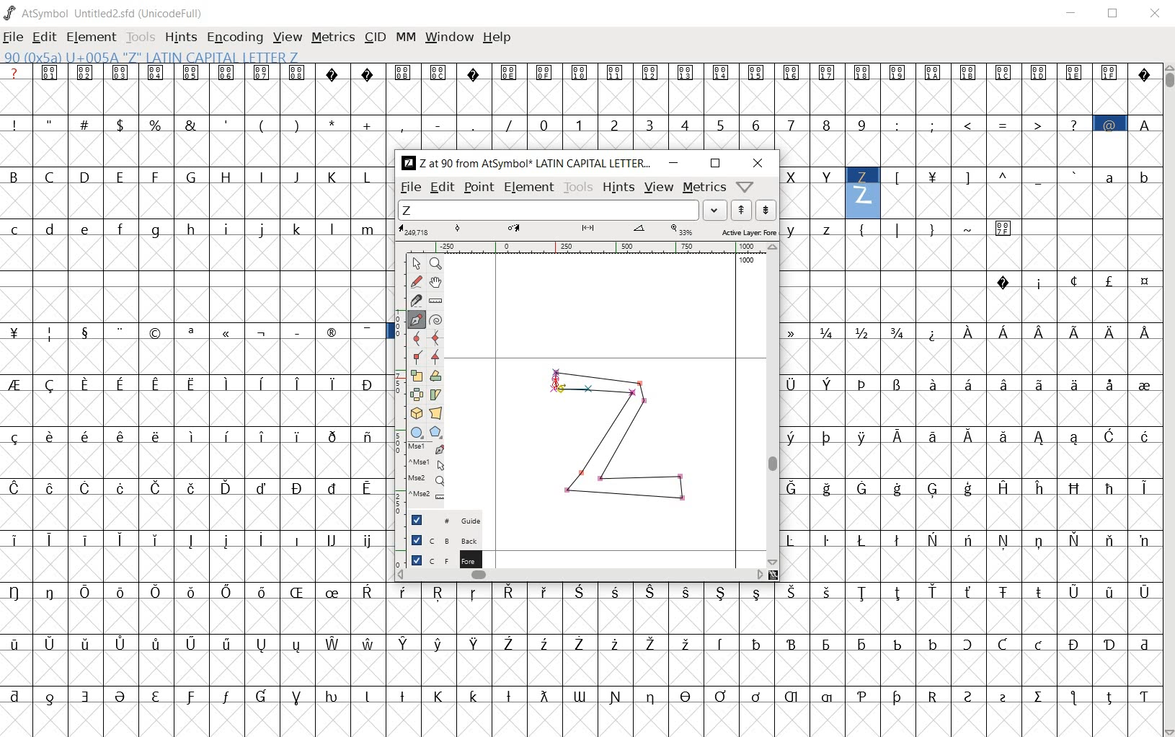  Describe the element at coordinates (1115, 15) in the screenshot. I see `restore down` at that location.